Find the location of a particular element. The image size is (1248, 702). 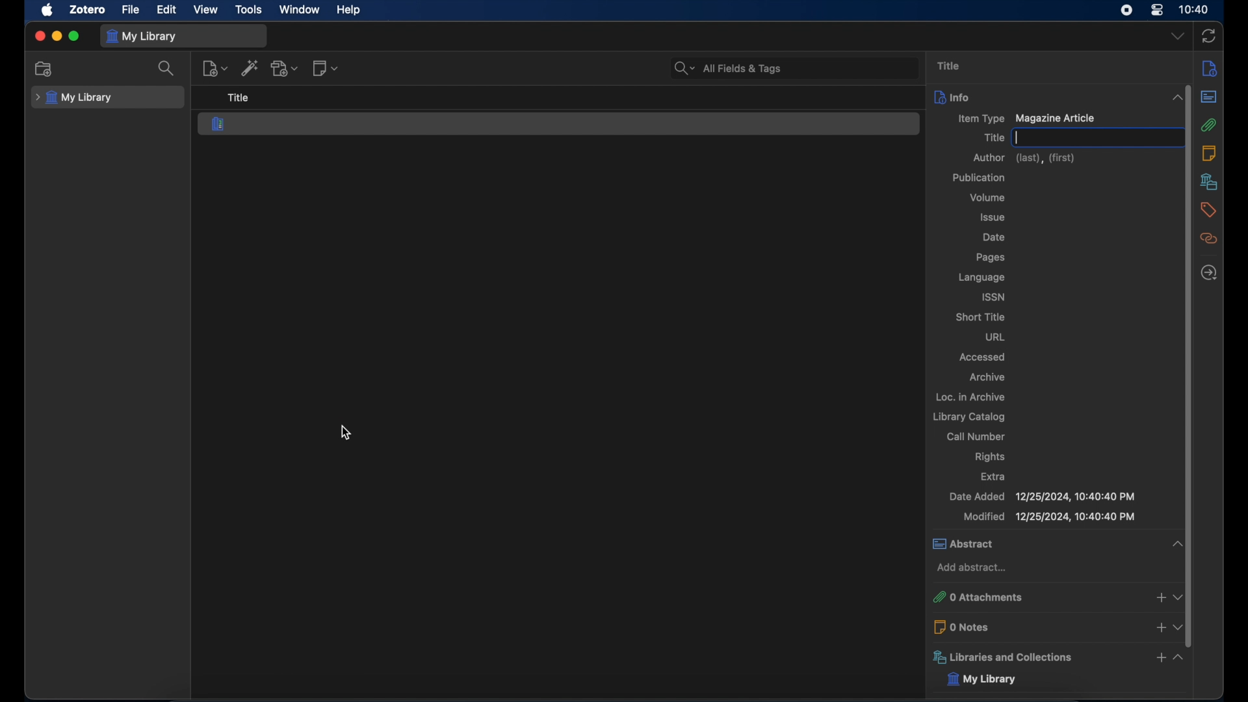

title is located at coordinates (950, 66).